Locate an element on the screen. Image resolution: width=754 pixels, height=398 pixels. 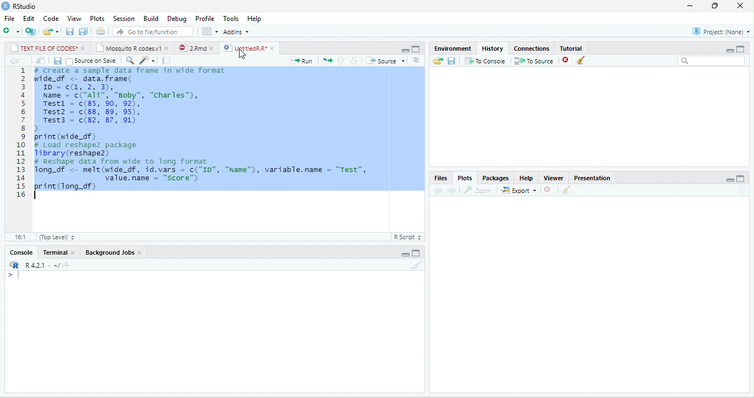
open folder is located at coordinates (438, 61).